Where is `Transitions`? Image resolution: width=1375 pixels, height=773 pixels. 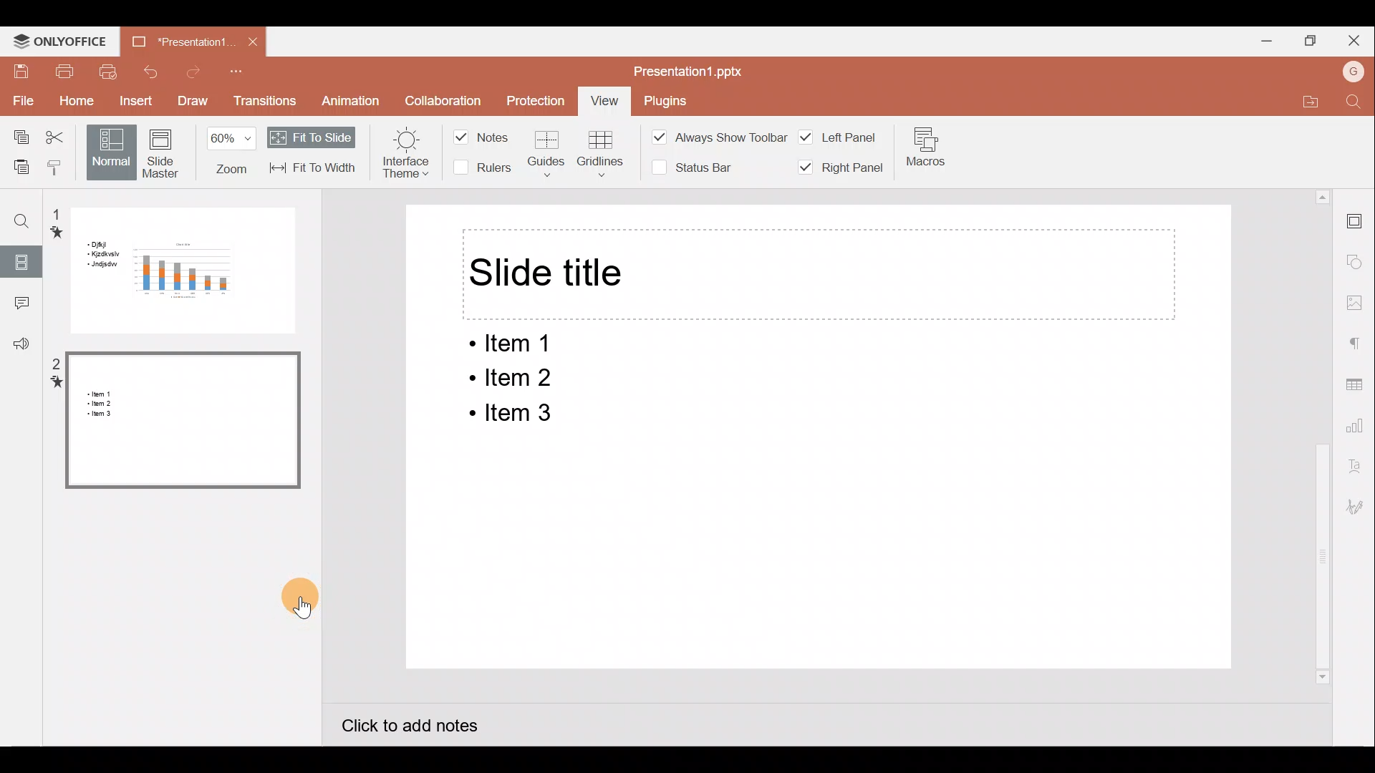
Transitions is located at coordinates (264, 102).